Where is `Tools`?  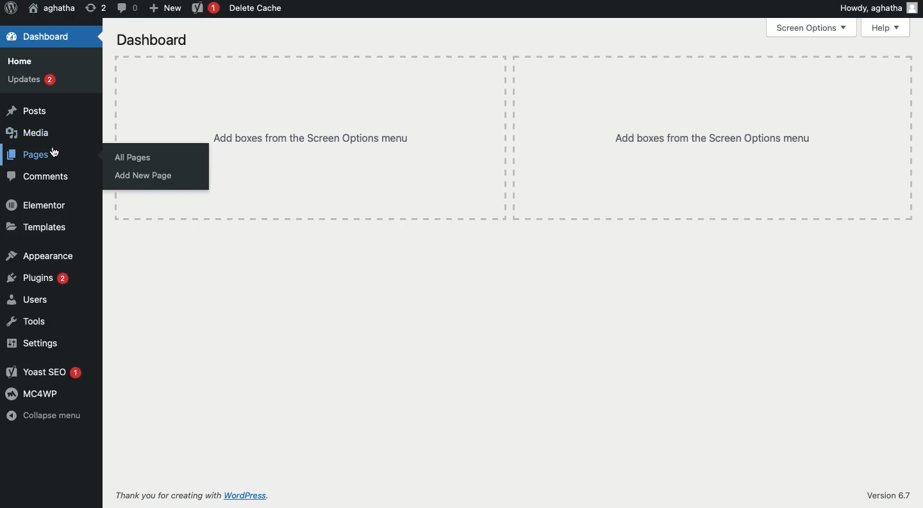
Tools is located at coordinates (25, 322).